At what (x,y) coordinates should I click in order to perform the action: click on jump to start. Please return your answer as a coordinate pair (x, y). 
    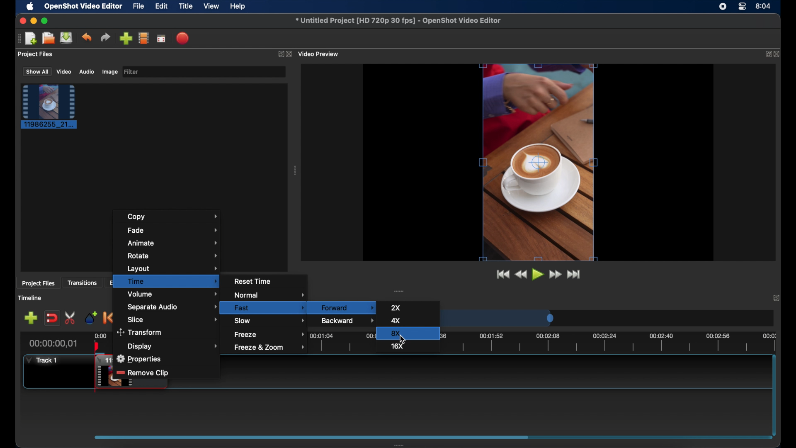
    Looking at the image, I should click on (502, 274).